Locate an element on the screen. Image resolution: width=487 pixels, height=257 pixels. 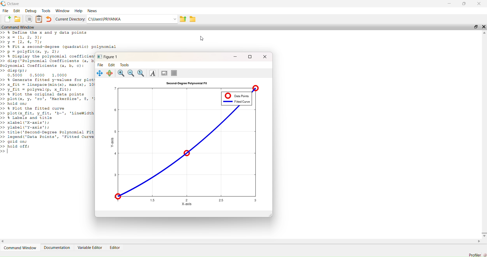
Close is located at coordinates (479, 4).